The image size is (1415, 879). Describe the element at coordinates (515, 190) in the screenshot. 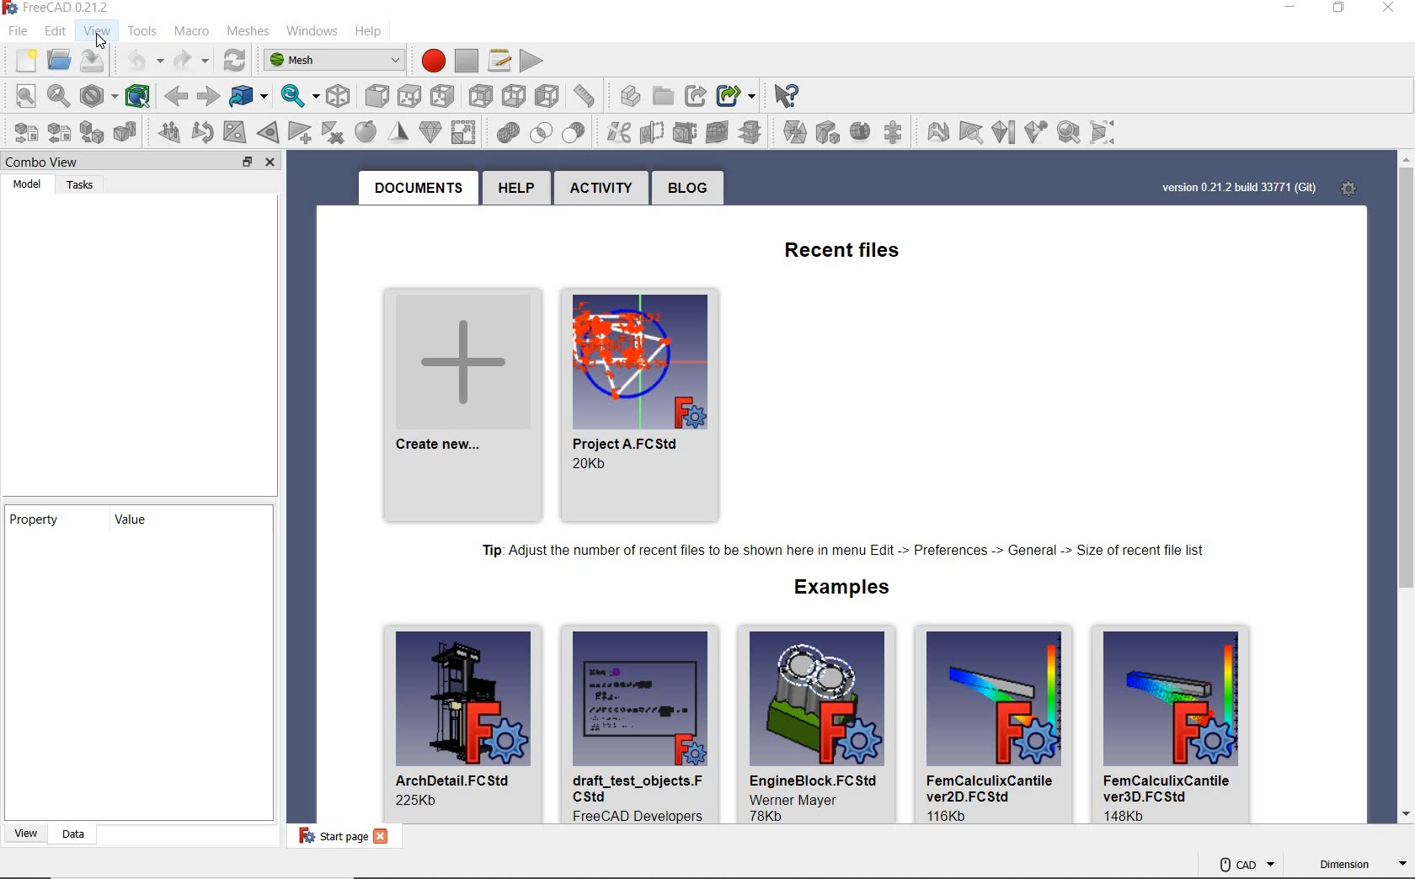

I see `help` at that location.